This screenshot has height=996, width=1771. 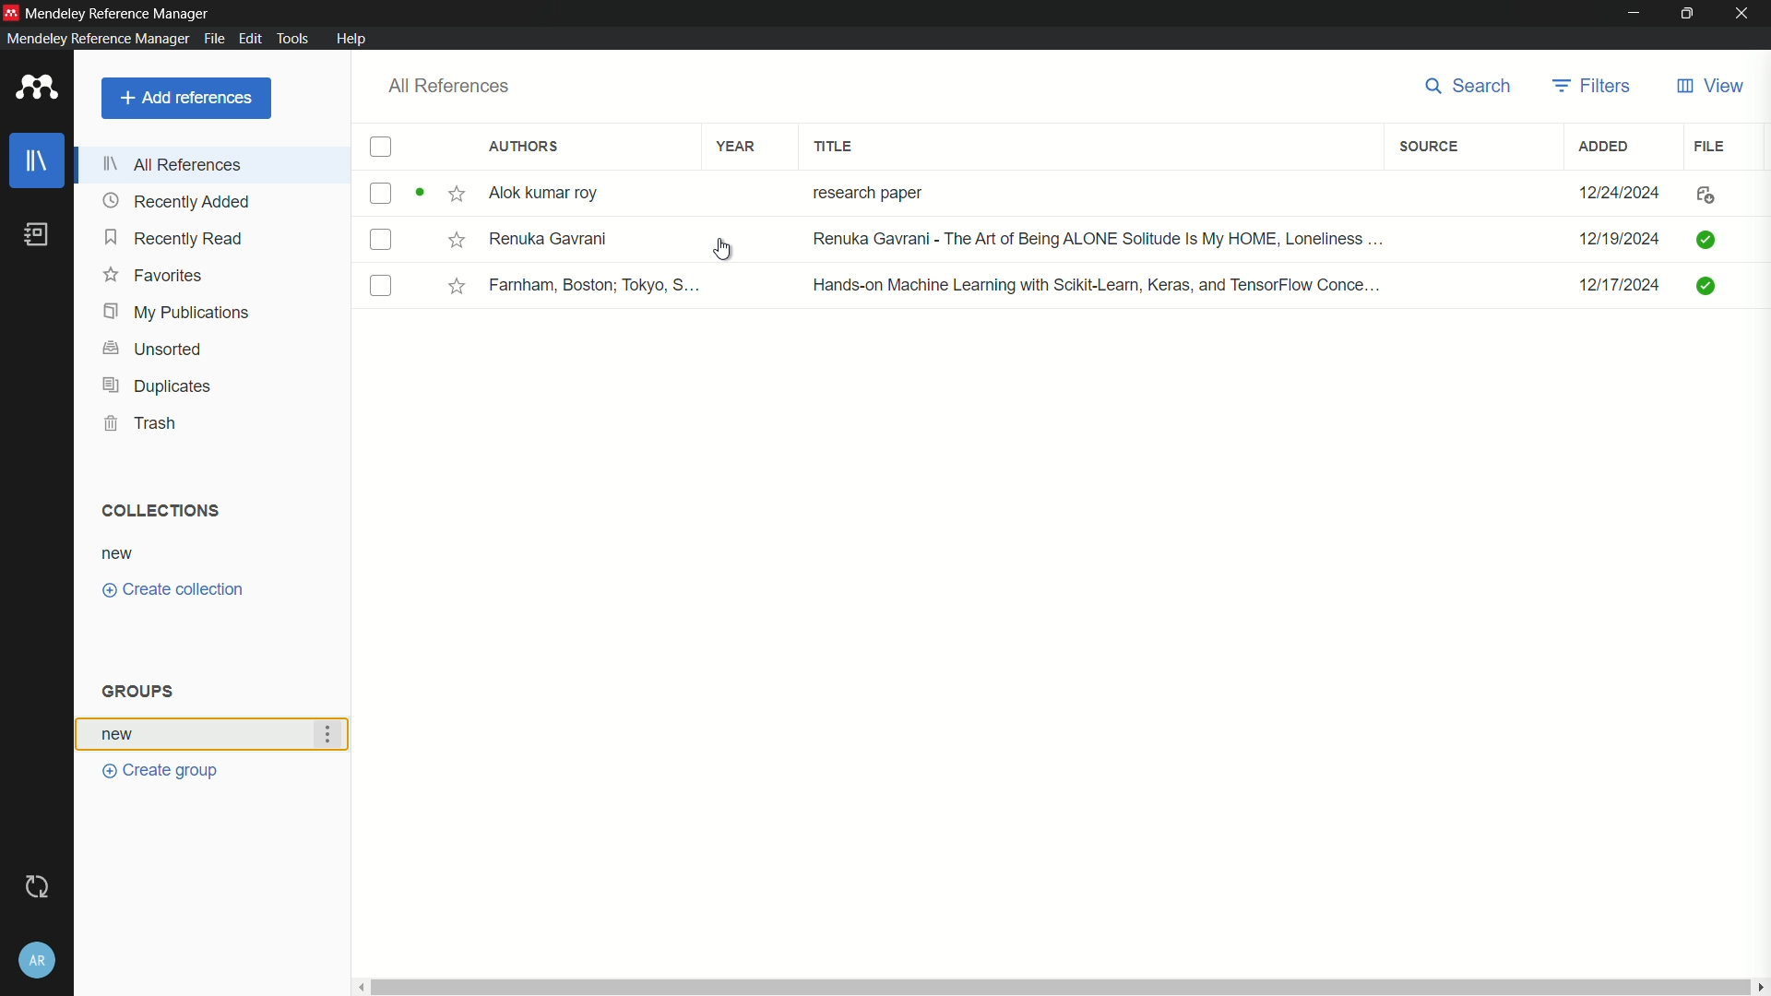 I want to click on Date, so click(x=1617, y=240).